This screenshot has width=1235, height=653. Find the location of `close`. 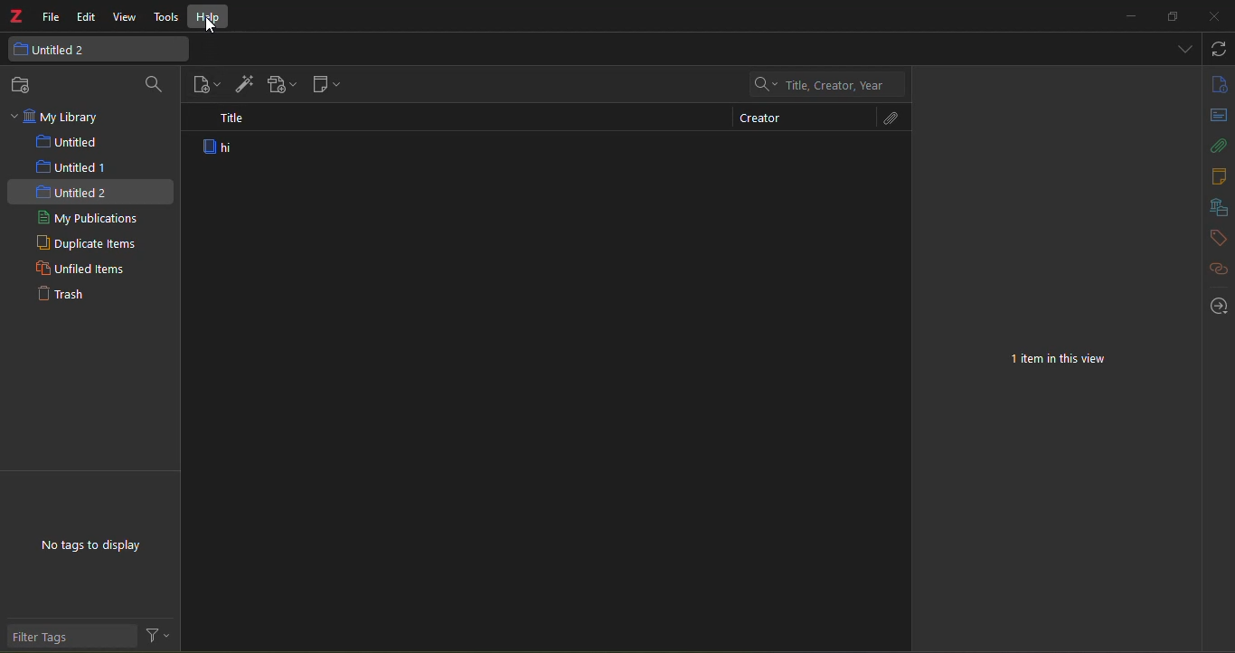

close is located at coordinates (1217, 15).